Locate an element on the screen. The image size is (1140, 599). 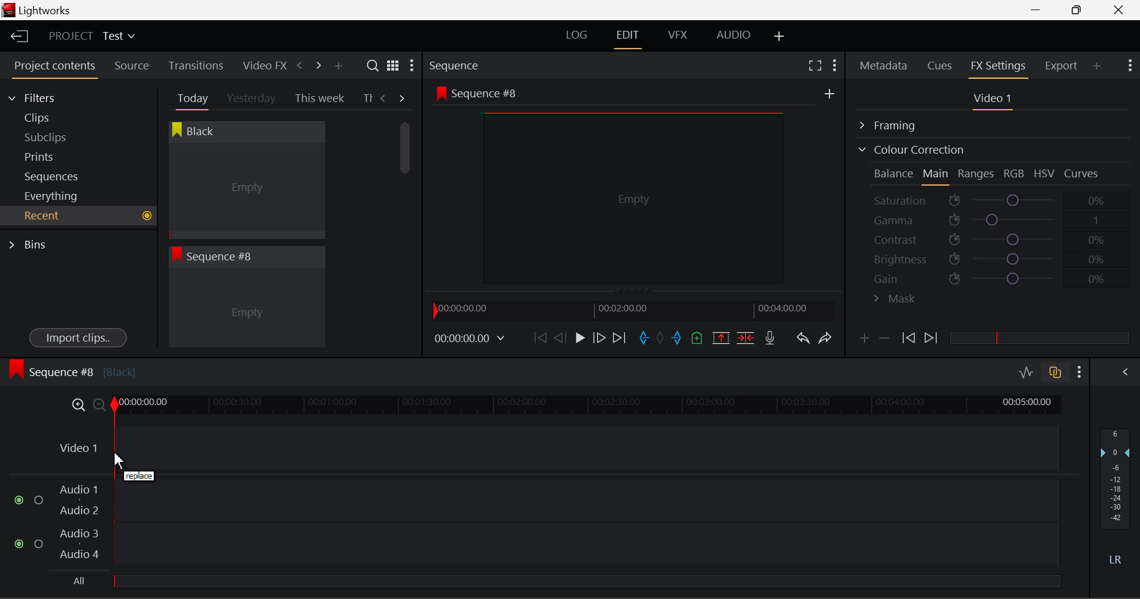
Source is located at coordinates (132, 66).